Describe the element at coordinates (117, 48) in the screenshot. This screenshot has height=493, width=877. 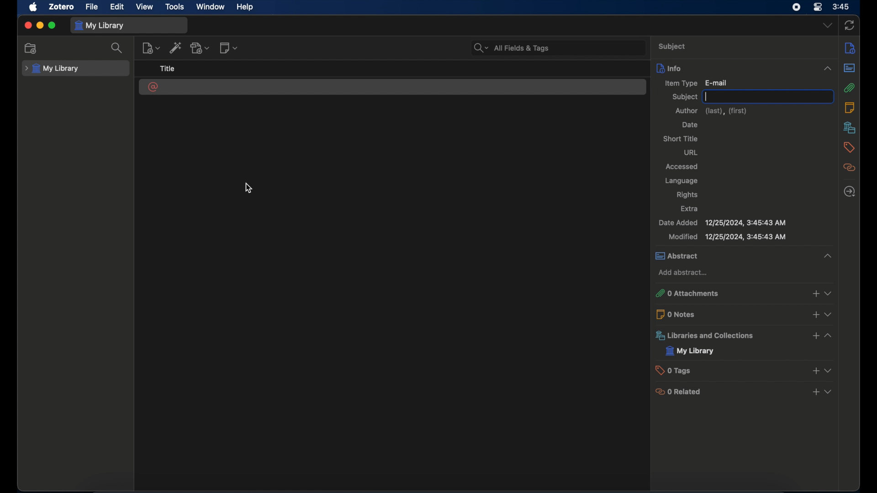
I see `search` at that location.